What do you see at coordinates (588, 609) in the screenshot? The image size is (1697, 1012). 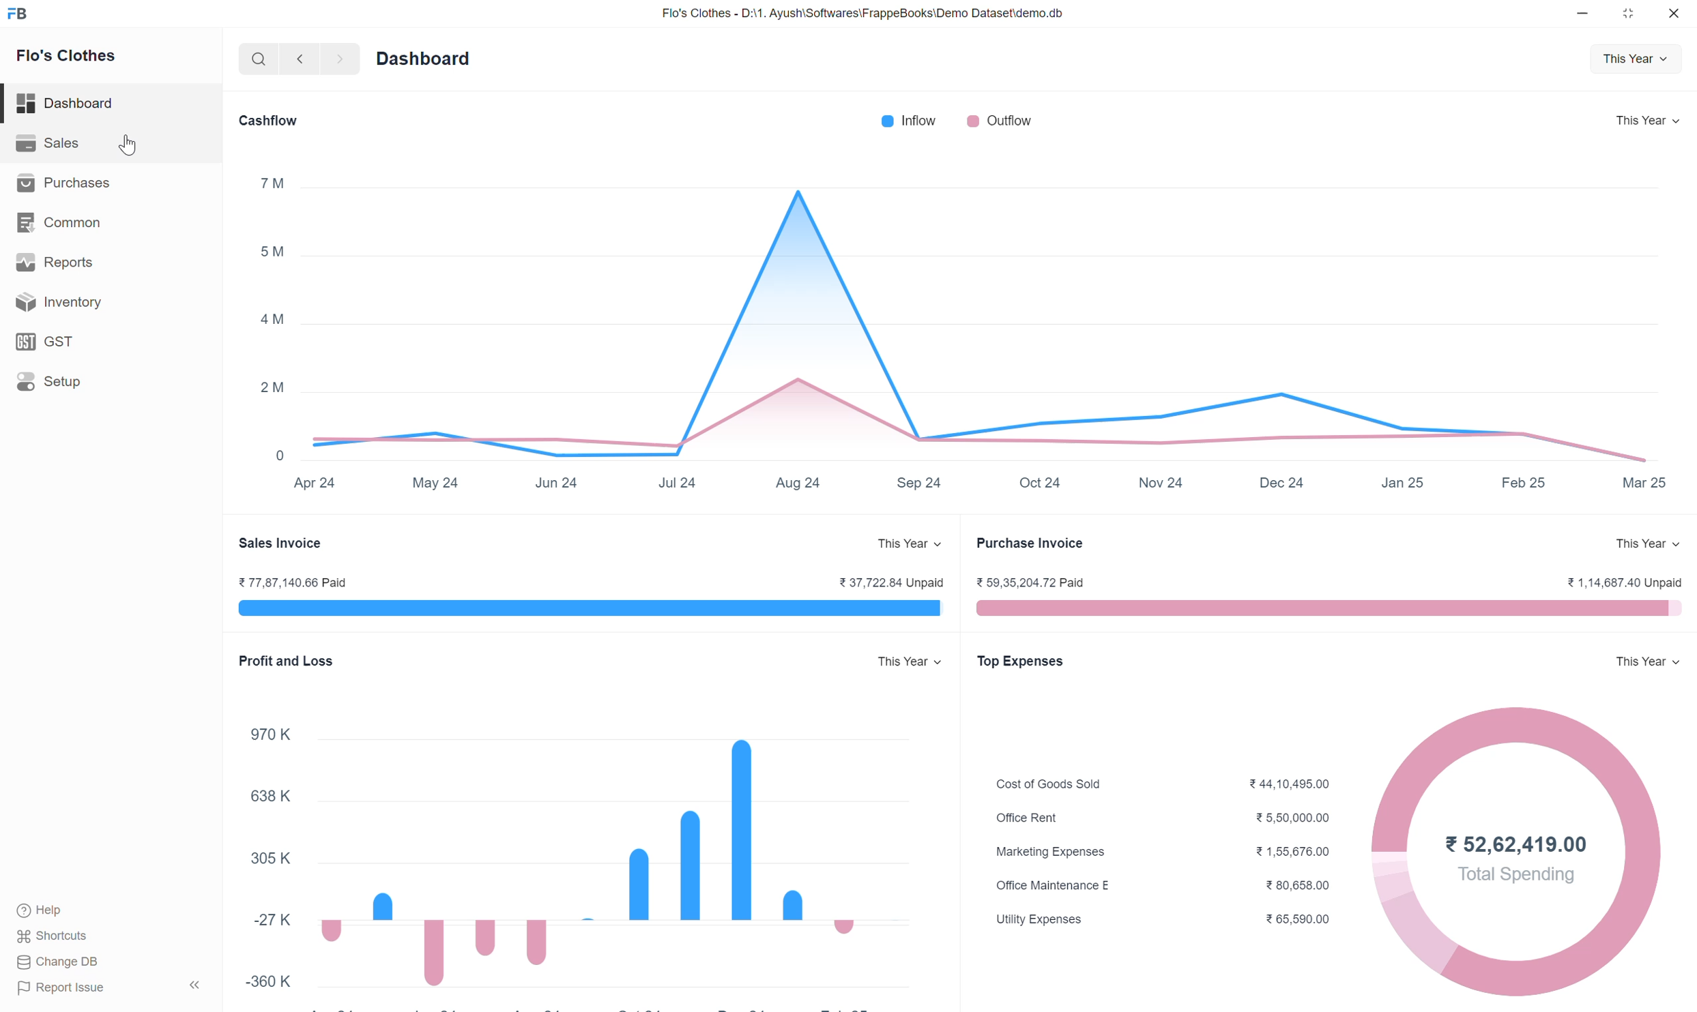 I see `sales invoice graph` at bounding box center [588, 609].